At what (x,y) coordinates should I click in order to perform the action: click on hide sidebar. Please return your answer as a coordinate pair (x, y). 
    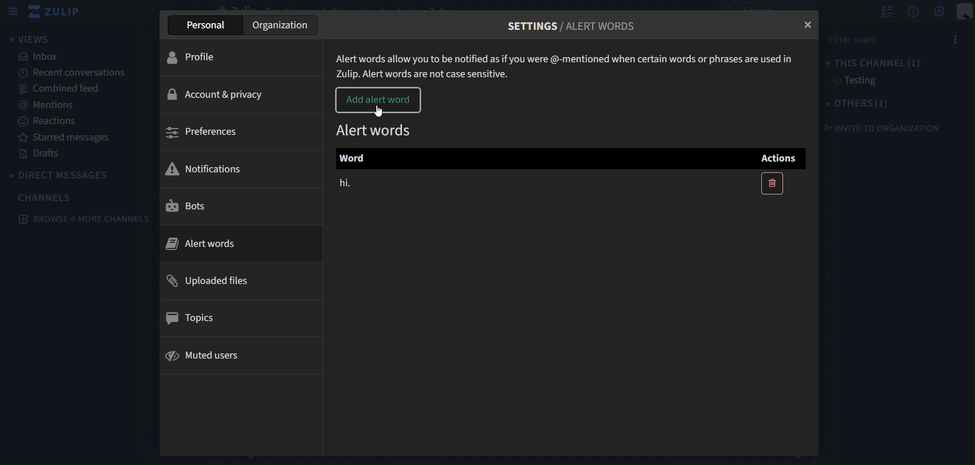
    Looking at the image, I should click on (13, 13).